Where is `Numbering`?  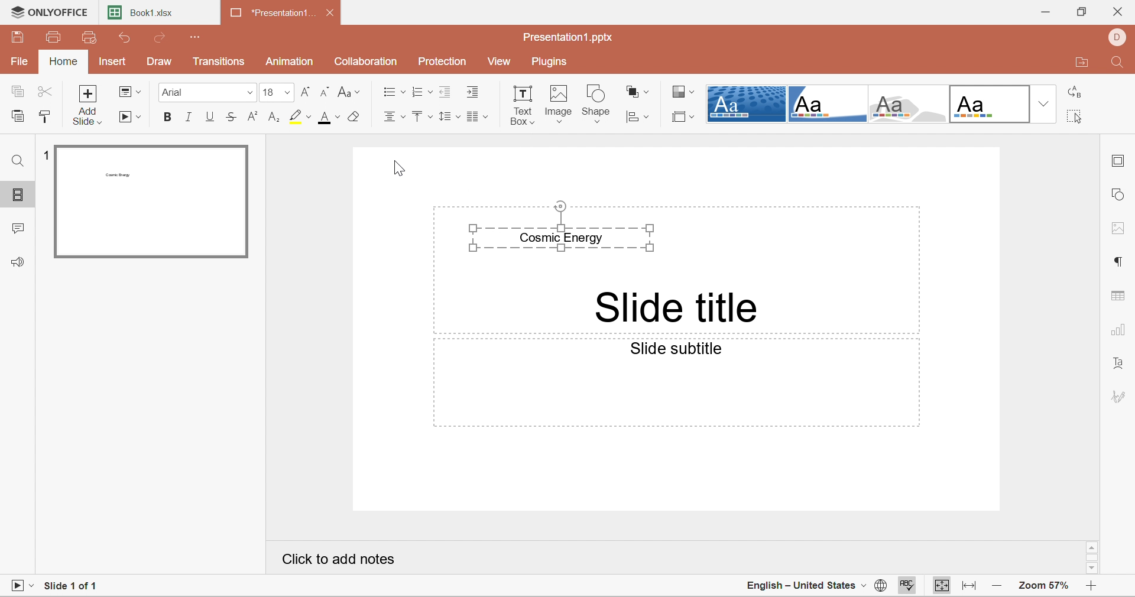
Numbering is located at coordinates (417, 93).